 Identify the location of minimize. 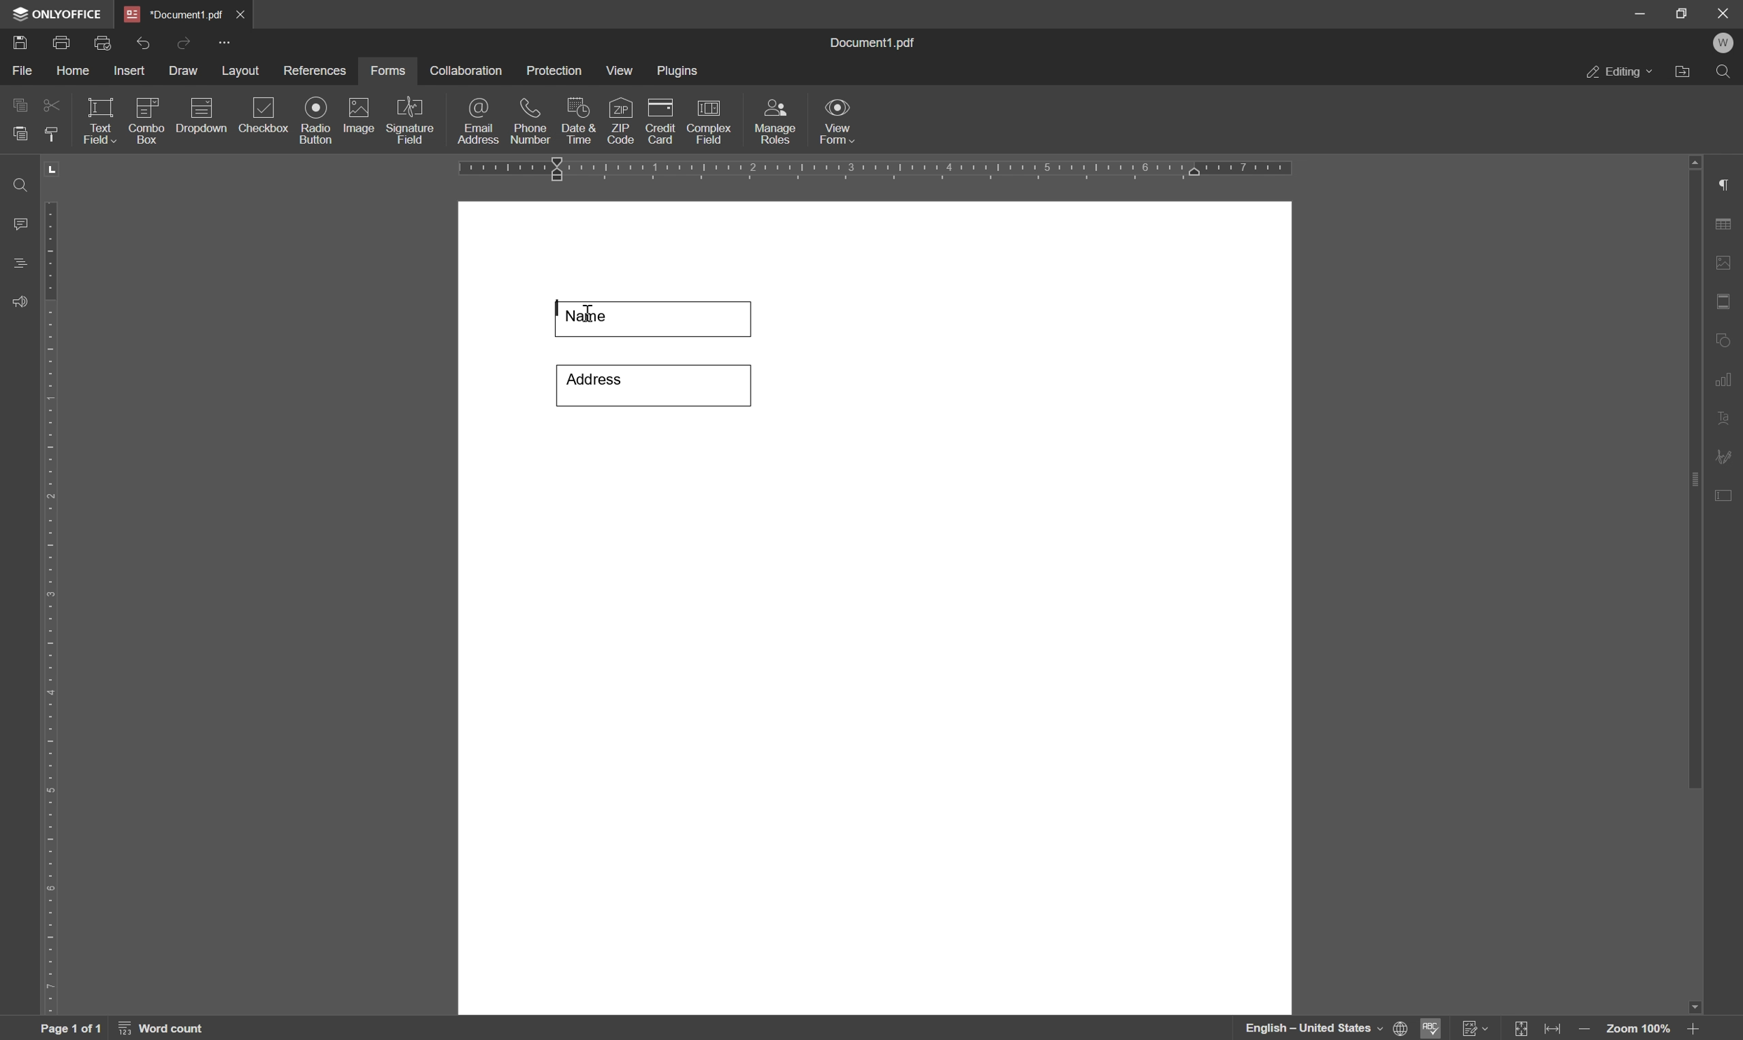
(1632, 12).